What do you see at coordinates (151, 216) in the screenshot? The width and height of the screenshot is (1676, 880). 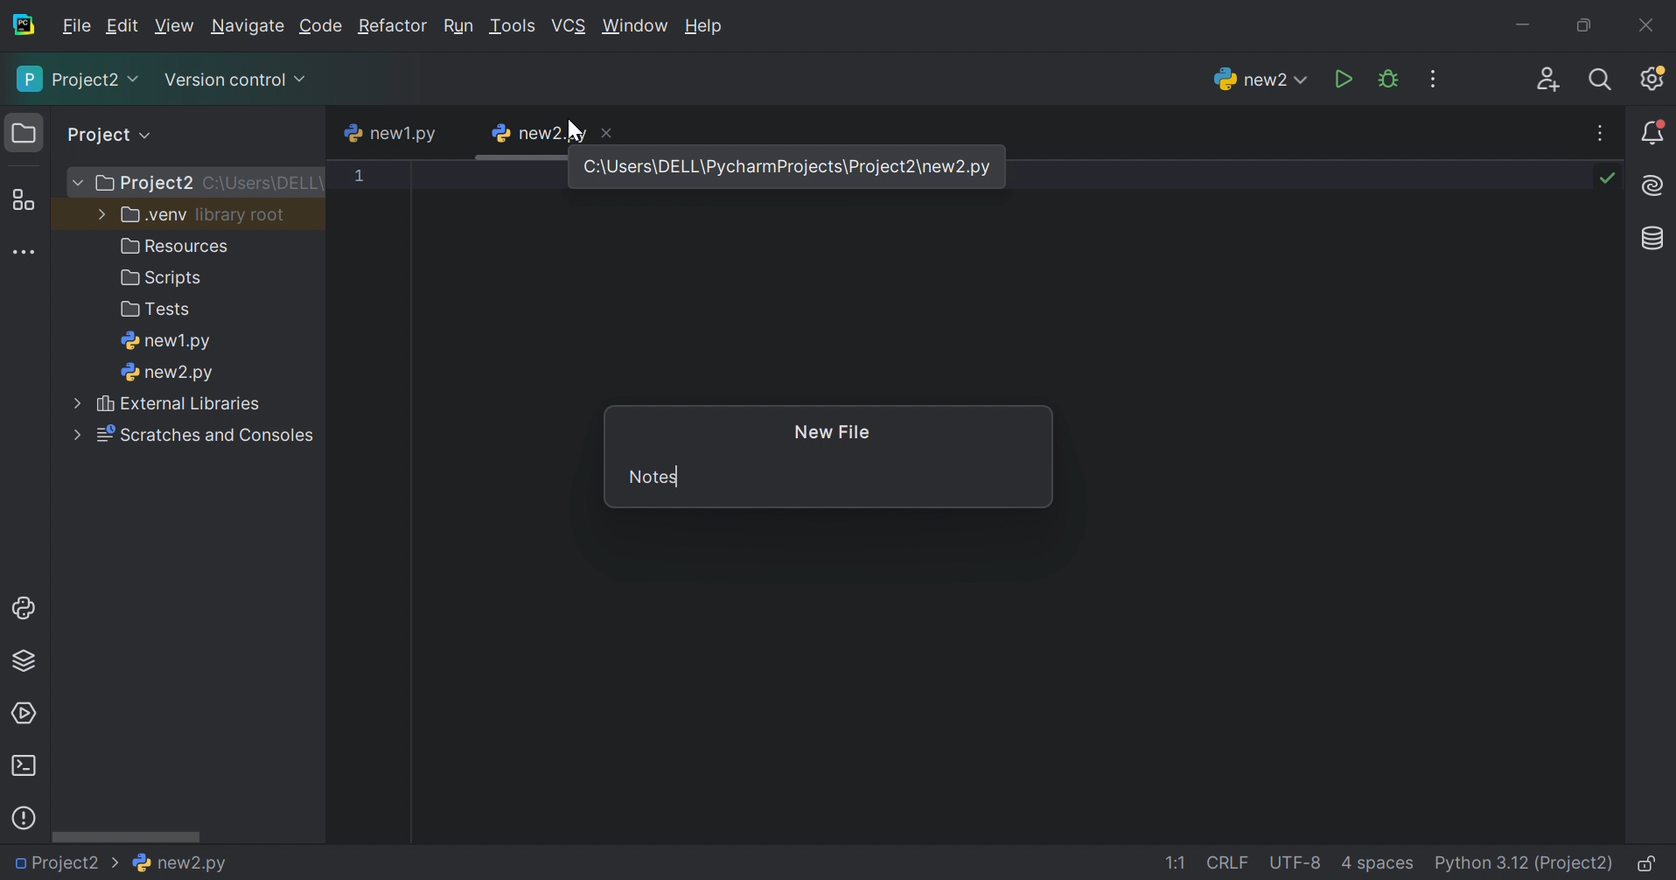 I see `.venv` at bounding box center [151, 216].